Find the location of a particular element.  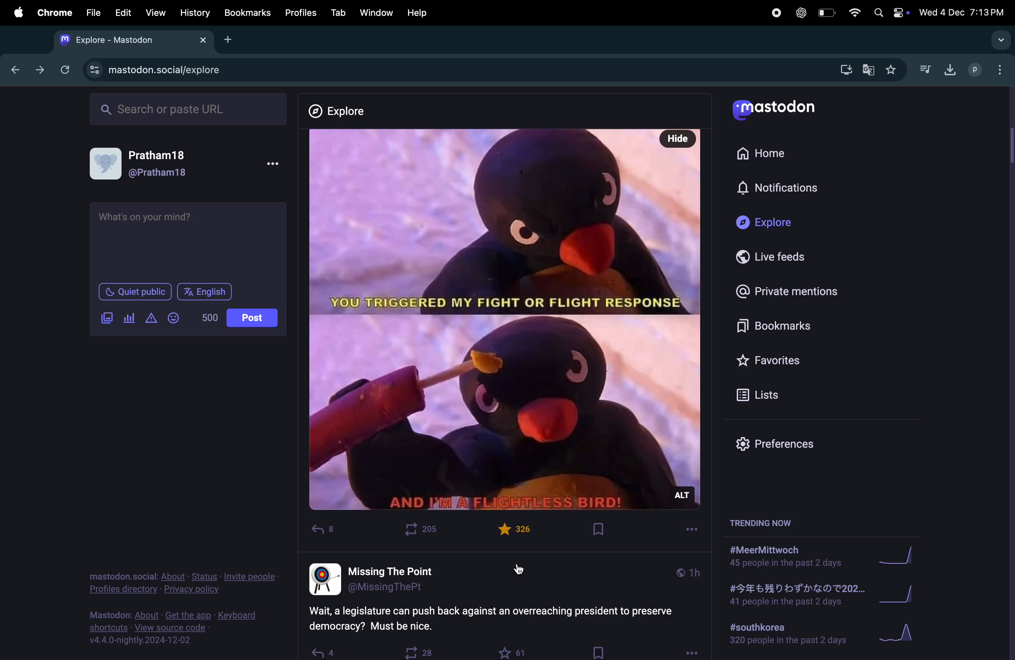

chatgpt is located at coordinates (799, 12).